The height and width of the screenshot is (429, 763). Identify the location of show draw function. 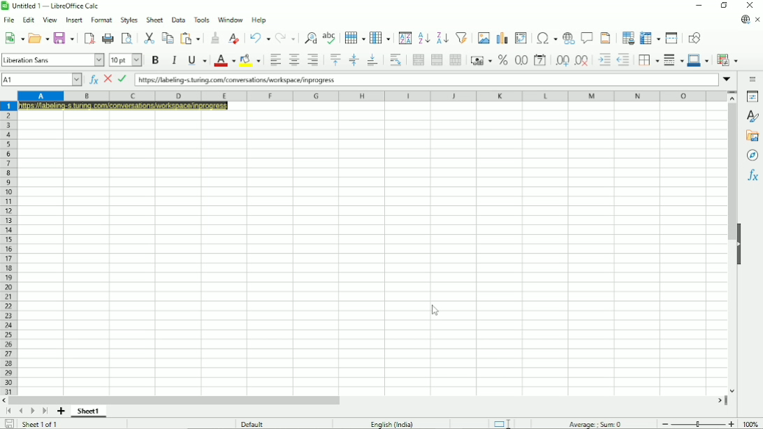
(694, 37).